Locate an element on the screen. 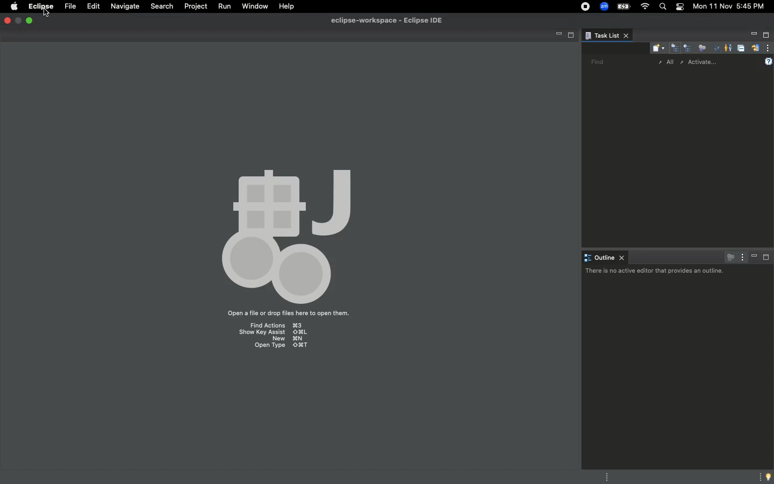 The image size is (774, 484). Minimize is located at coordinates (28, 22).